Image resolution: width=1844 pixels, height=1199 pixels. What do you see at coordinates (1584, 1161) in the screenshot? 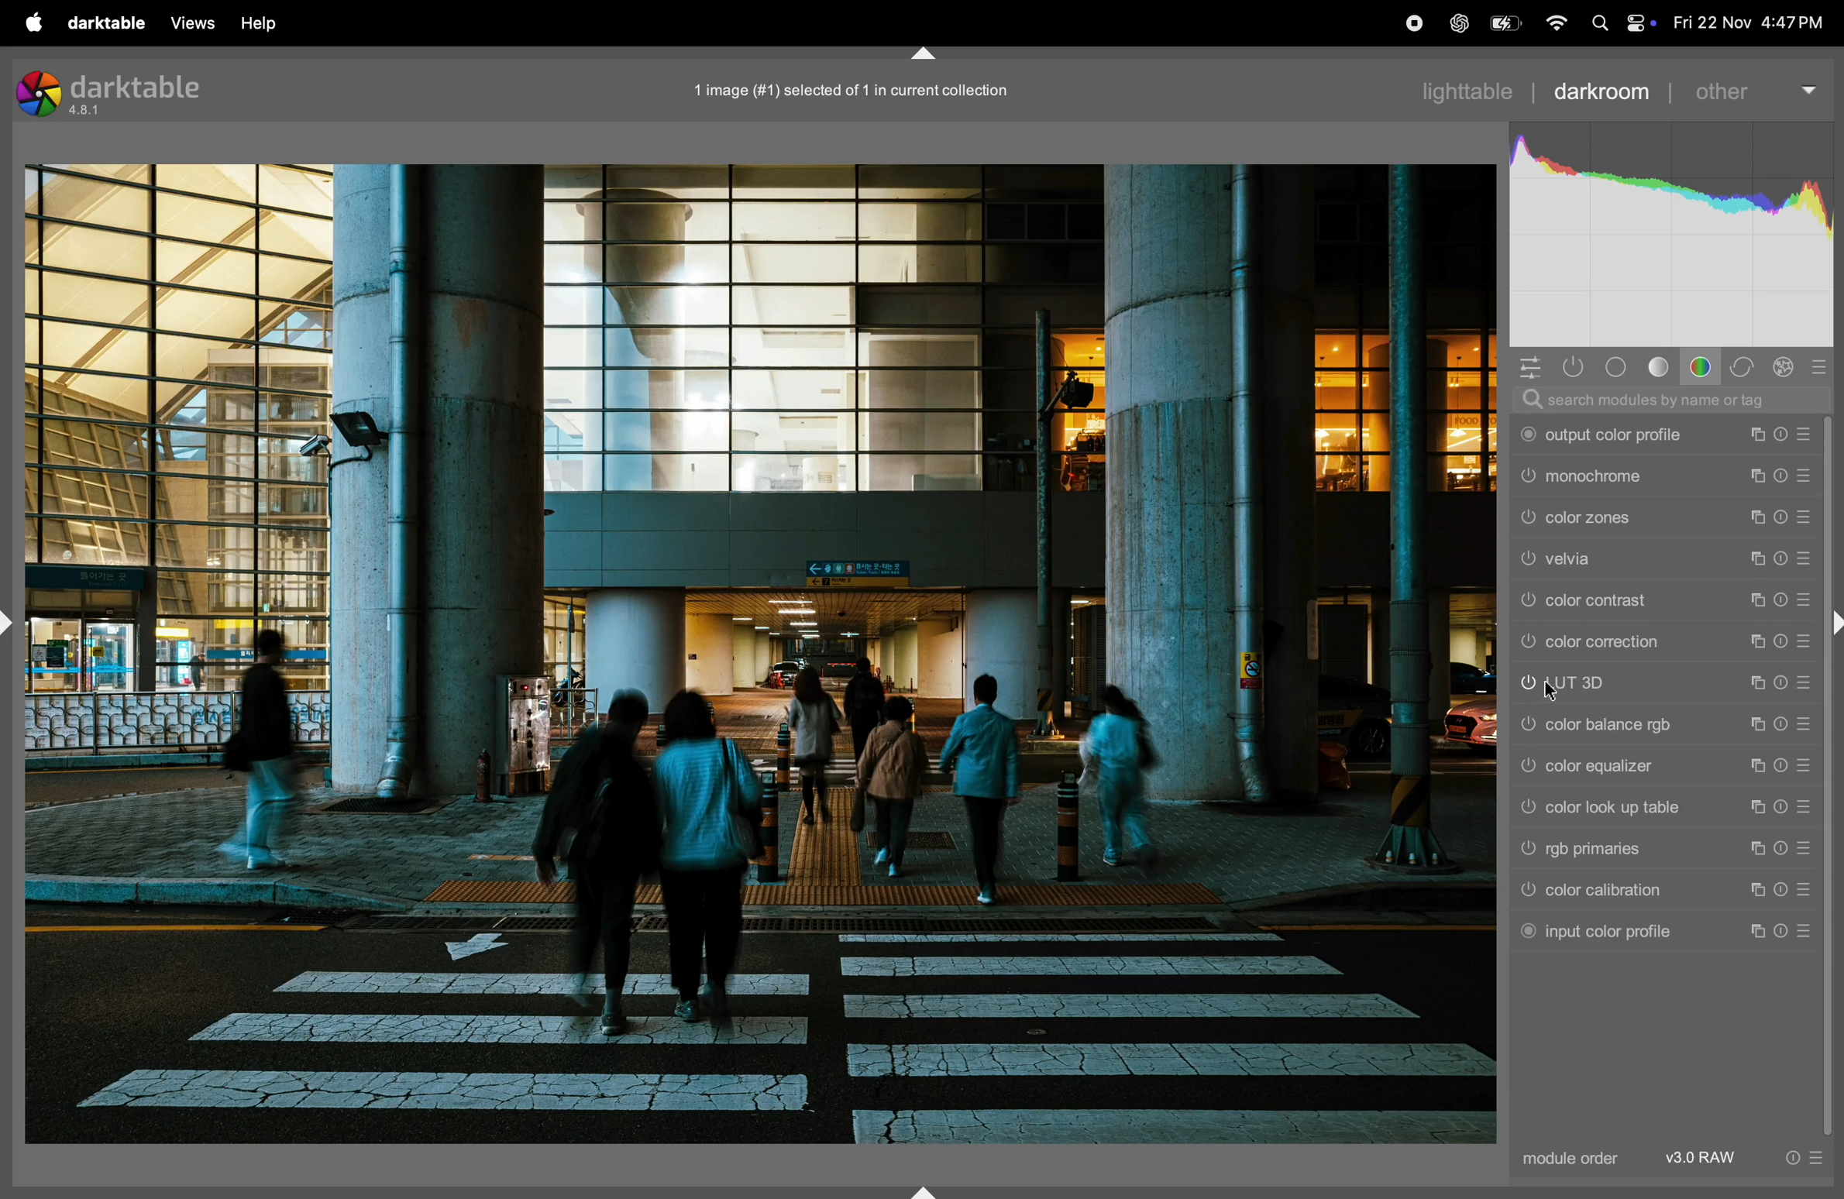
I see `module order` at bounding box center [1584, 1161].